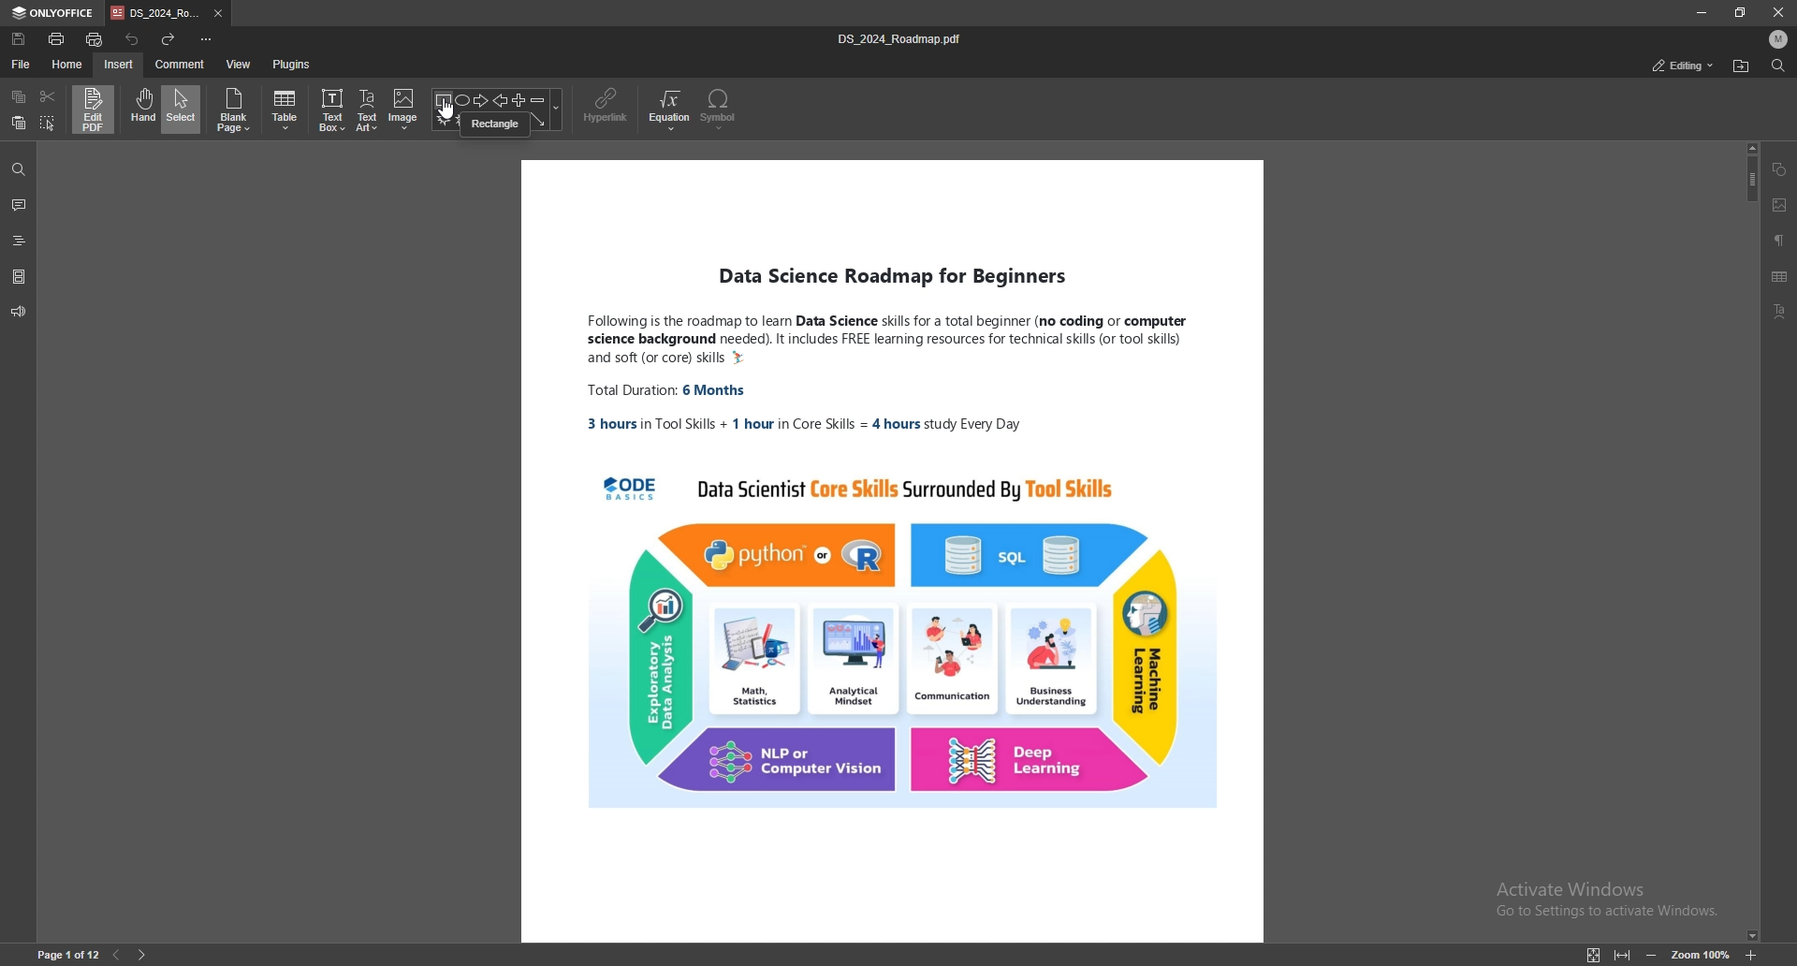 This screenshot has height=966, width=1797. Describe the element at coordinates (608, 107) in the screenshot. I see `hyperlink` at that location.